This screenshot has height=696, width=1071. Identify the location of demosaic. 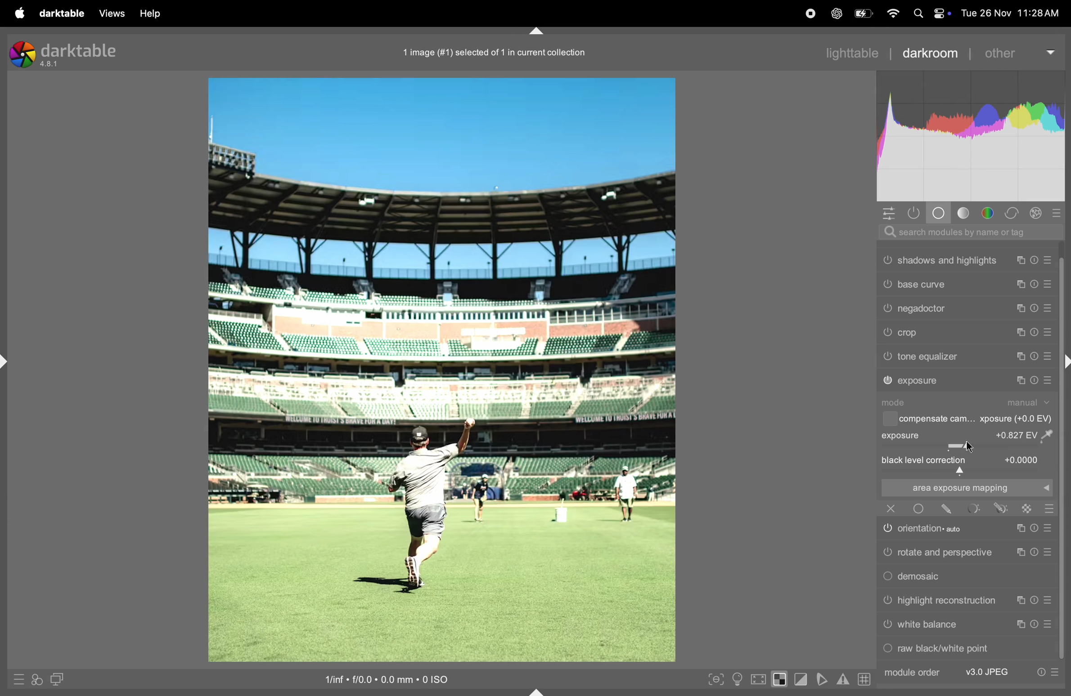
(923, 577).